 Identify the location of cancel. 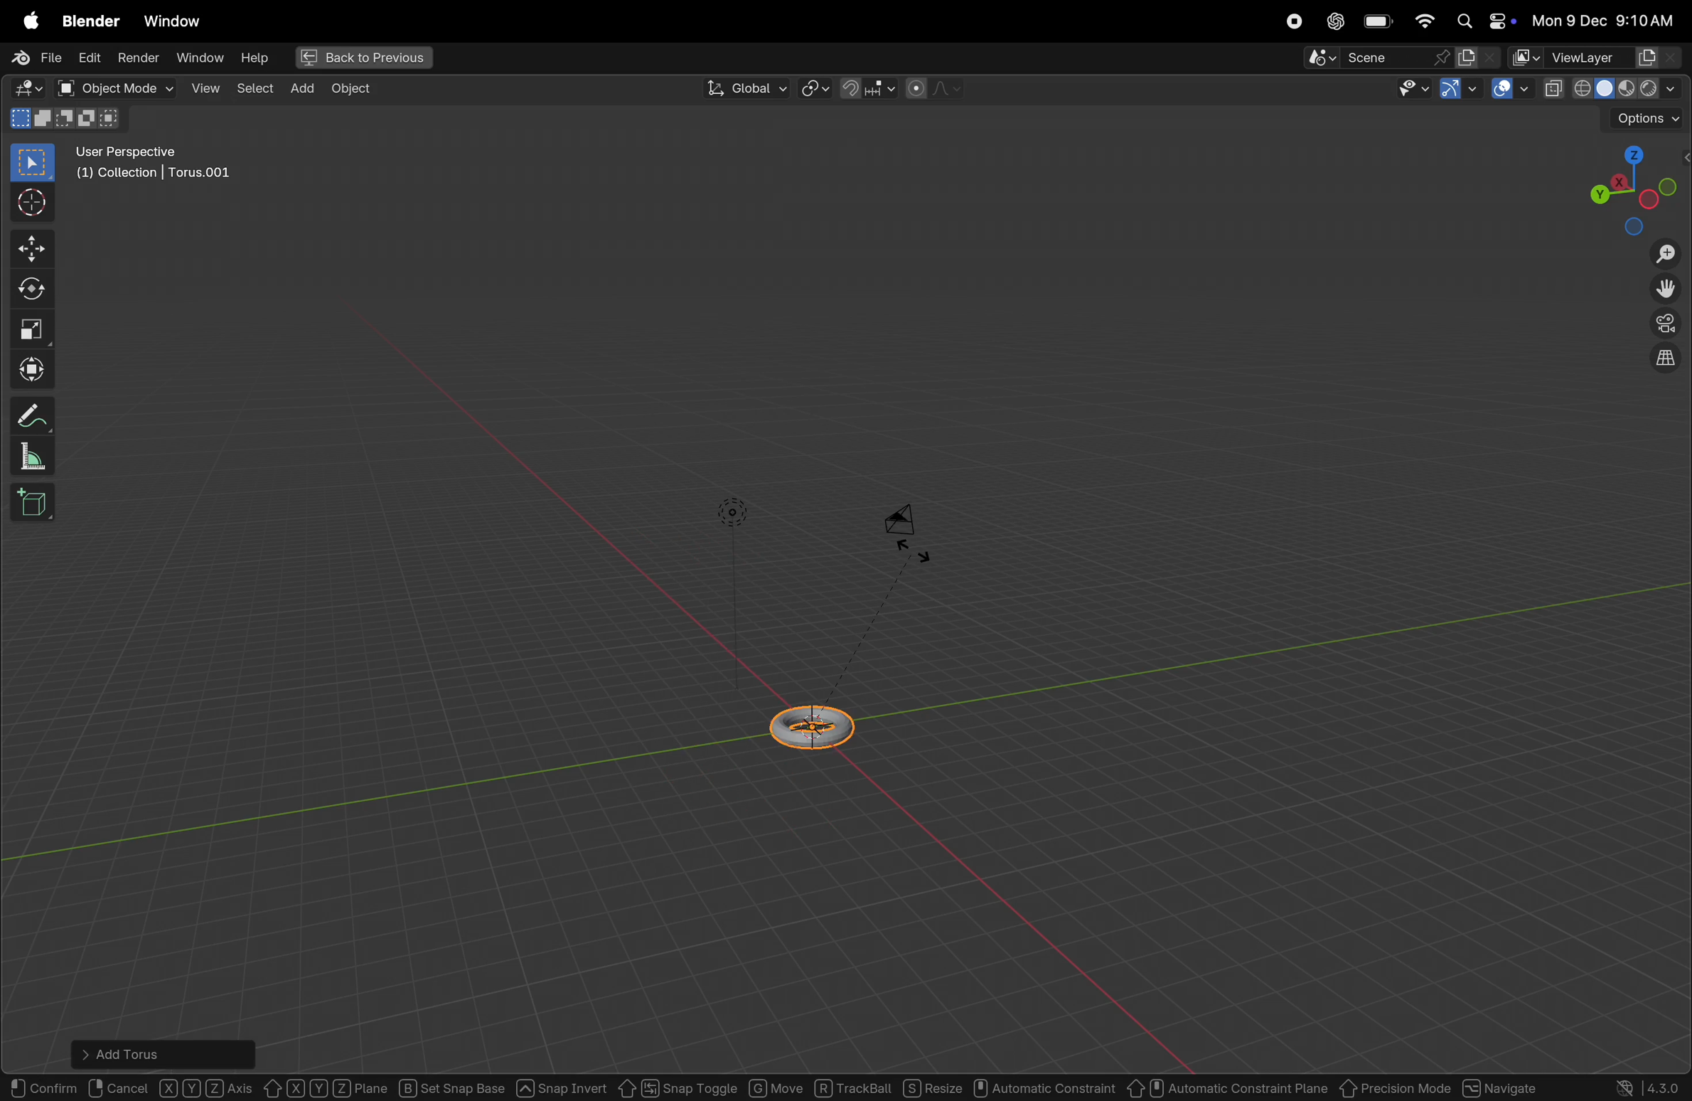
(120, 1085).